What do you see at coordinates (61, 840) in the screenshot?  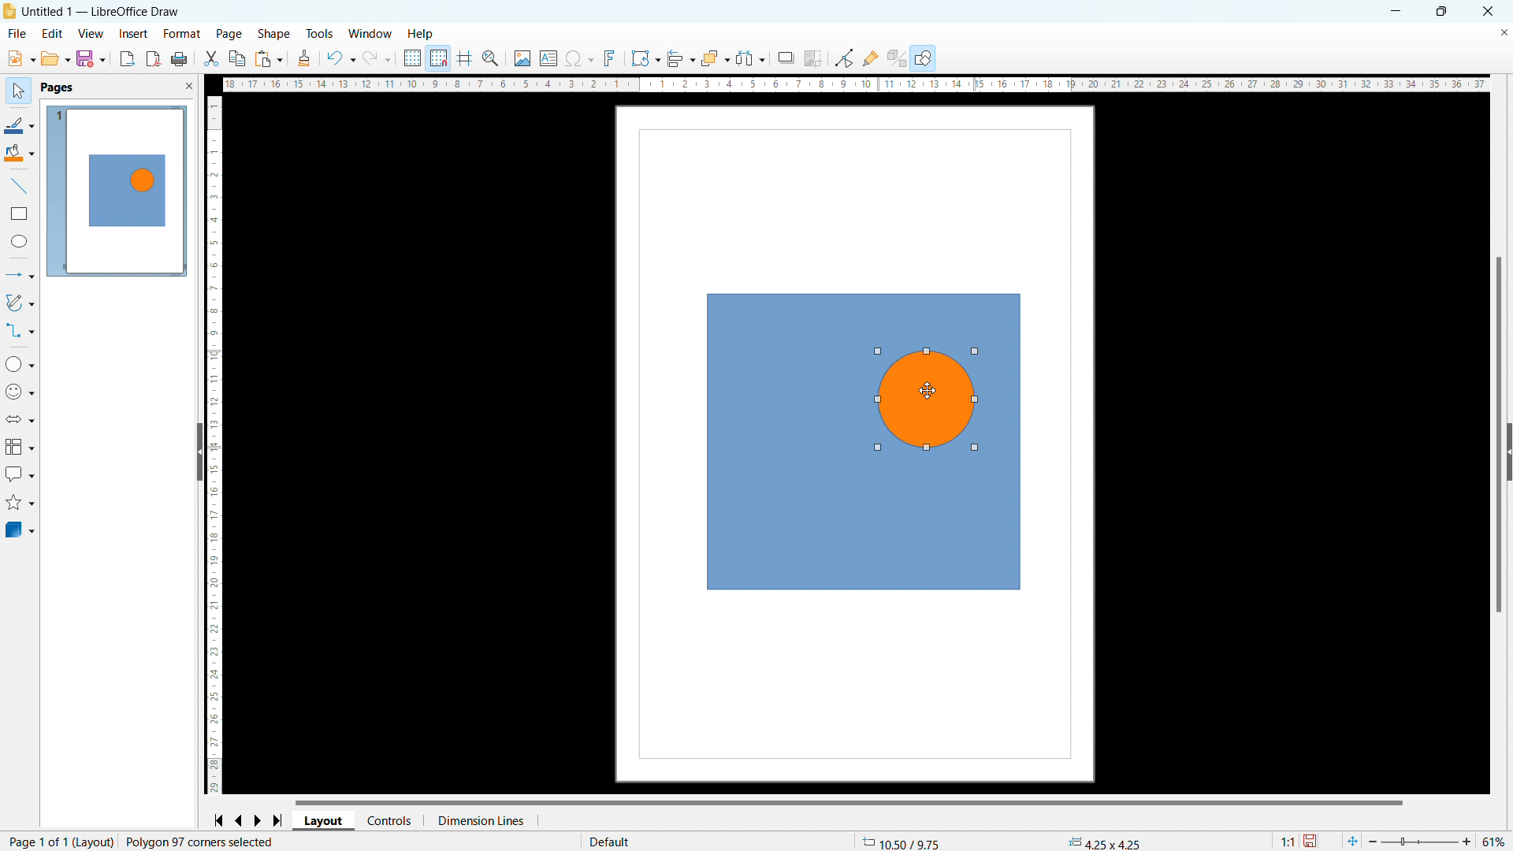 I see `page 1 of 1 (Layout)` at bounding box center [61, 840].